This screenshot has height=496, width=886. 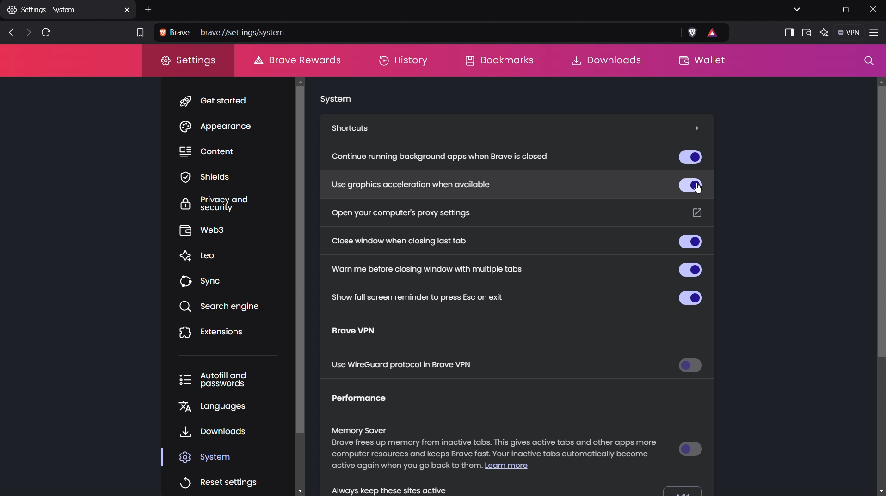 I want to click on Button, so click(x=688, y=156).